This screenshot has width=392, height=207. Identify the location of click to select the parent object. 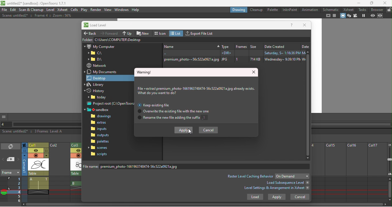
(38, 173).